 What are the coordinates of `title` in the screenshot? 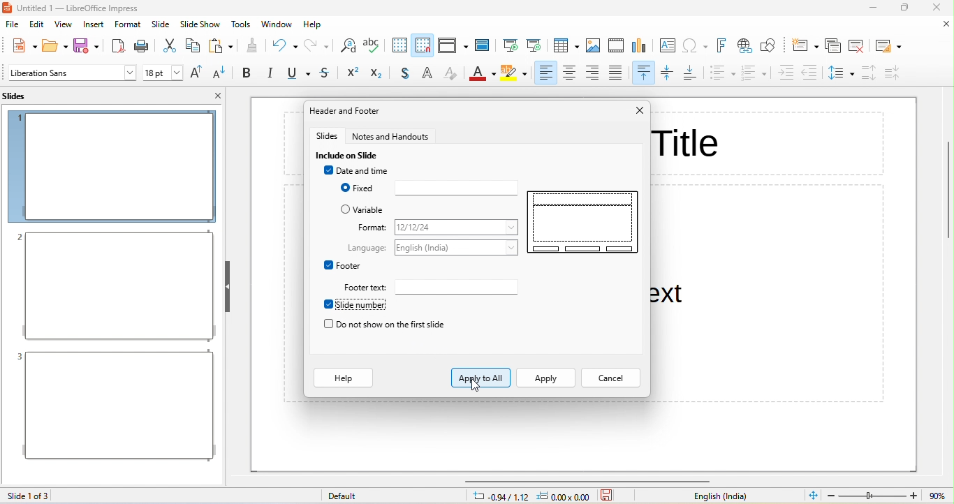 It's located at (89, 8).